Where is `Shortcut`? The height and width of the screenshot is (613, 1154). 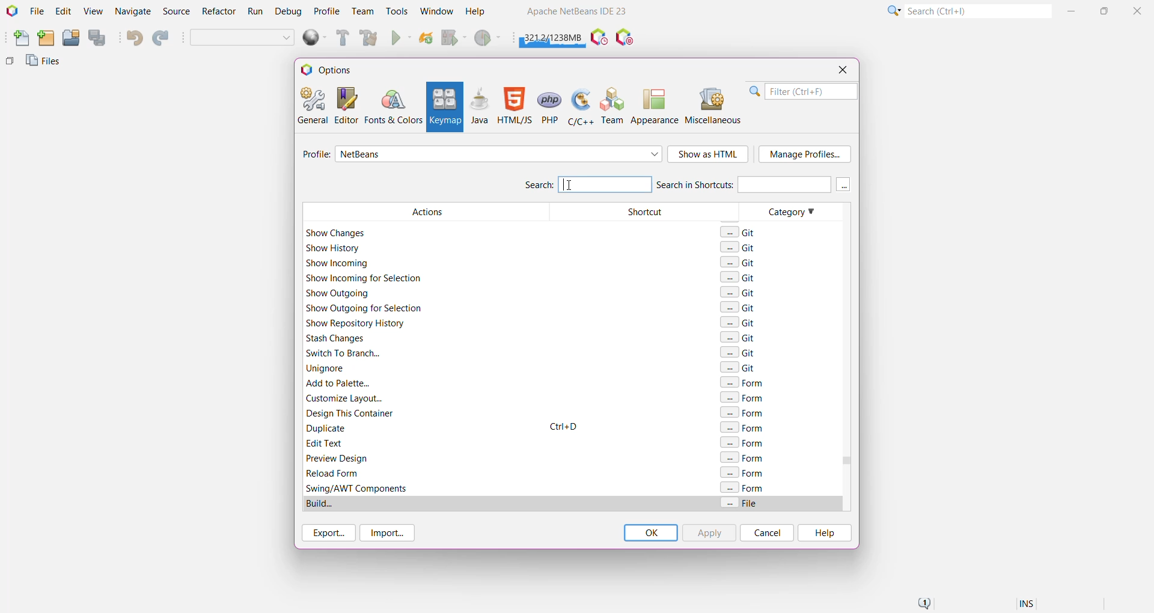 Shortcut is located at coordinates (643, 356).